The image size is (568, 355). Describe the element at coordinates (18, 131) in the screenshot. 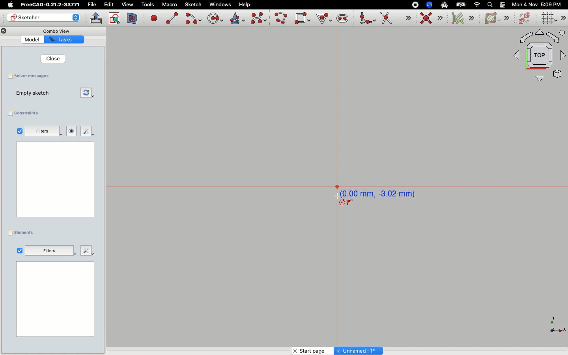

I see `Checkbox` at that location.